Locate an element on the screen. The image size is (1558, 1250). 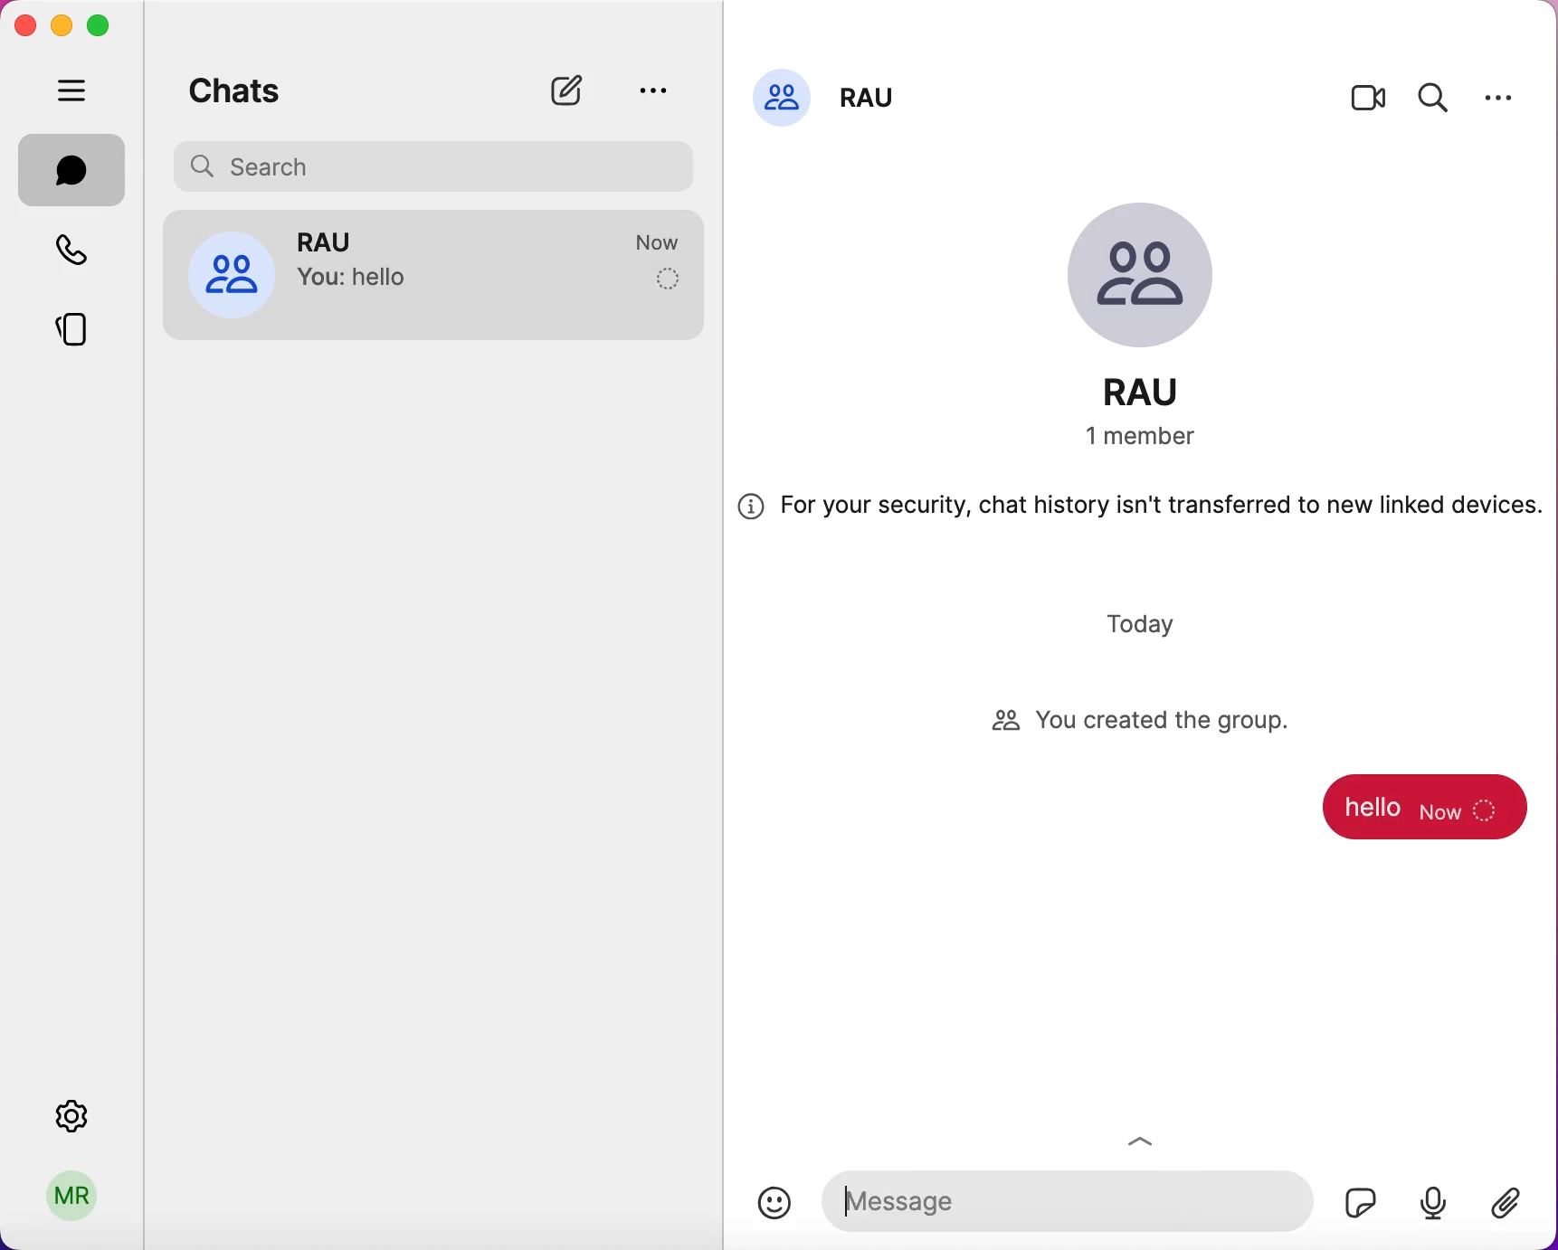
record audio is located at coordinates (1432, 1201).